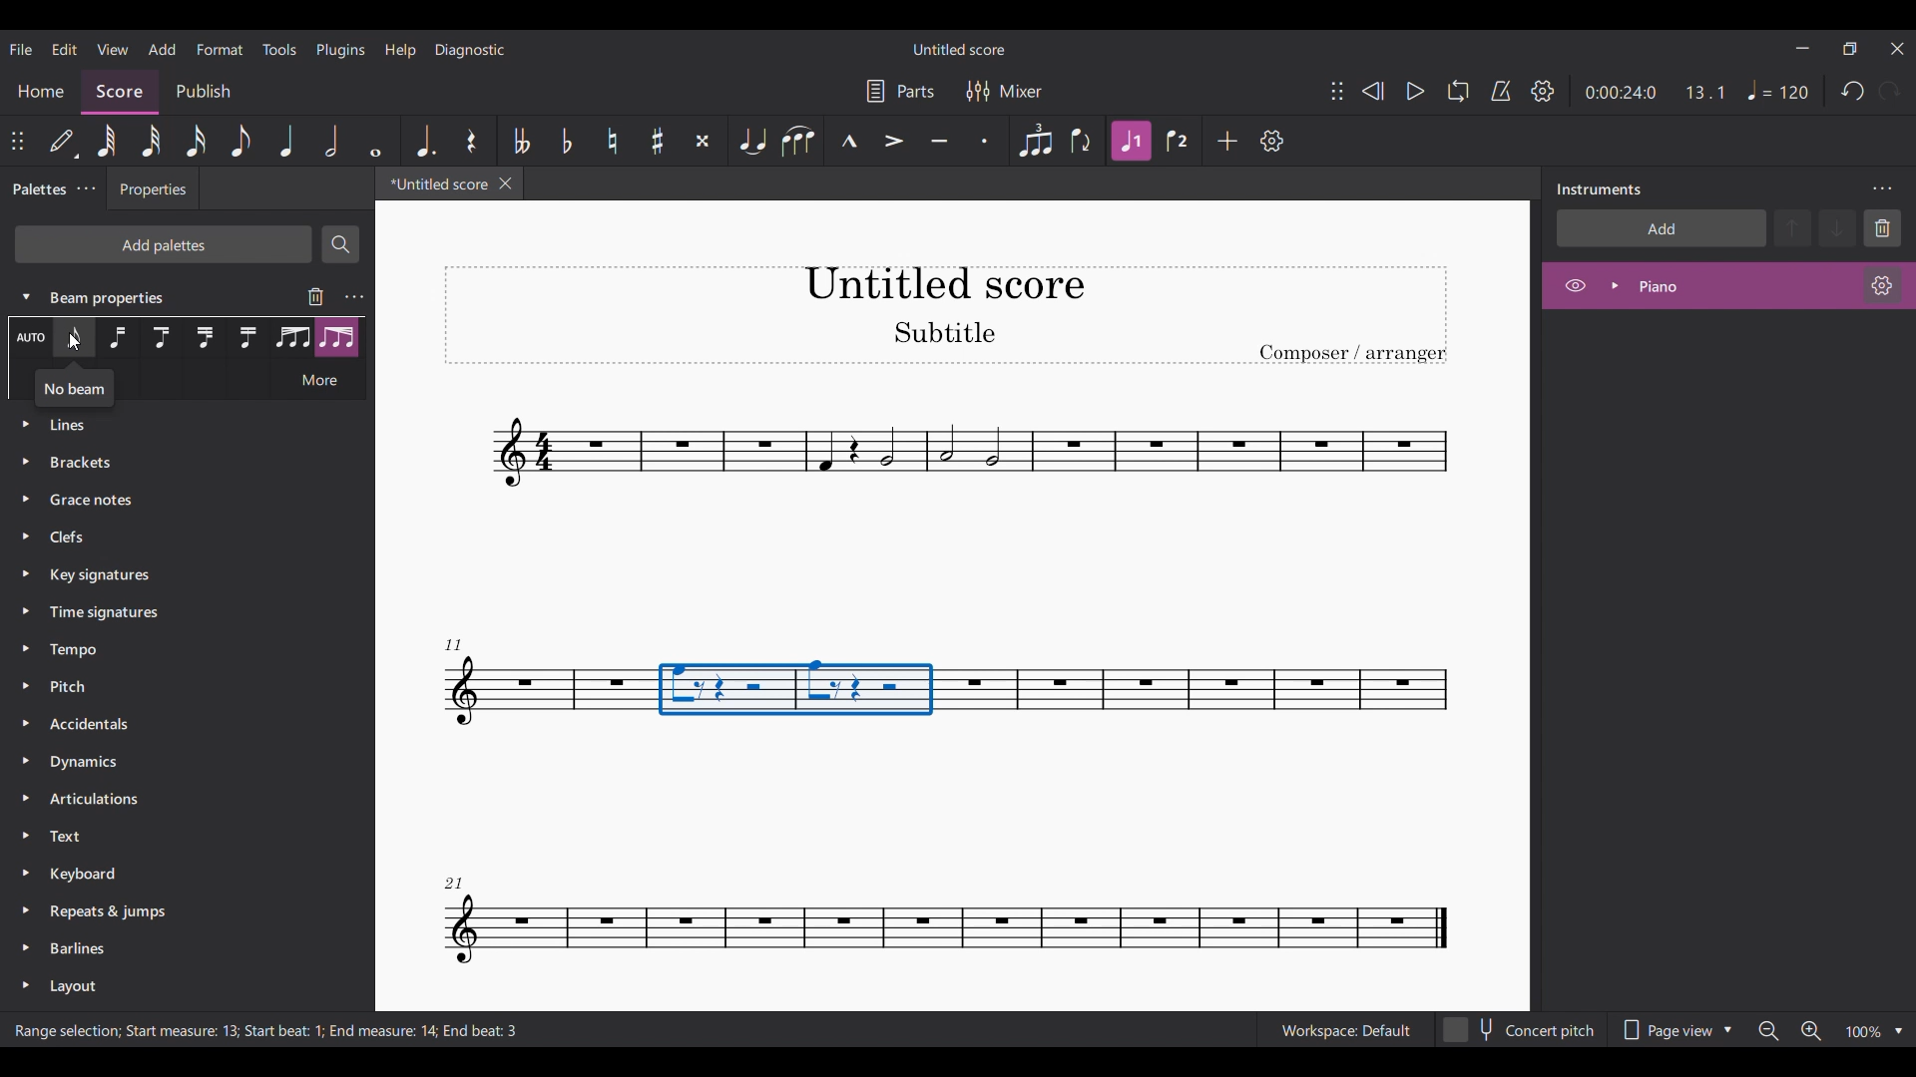 The image size is (1916, 1077). Describe the element at coordinates (166, 802) in the screenshot. I see `Articulations` at that location.